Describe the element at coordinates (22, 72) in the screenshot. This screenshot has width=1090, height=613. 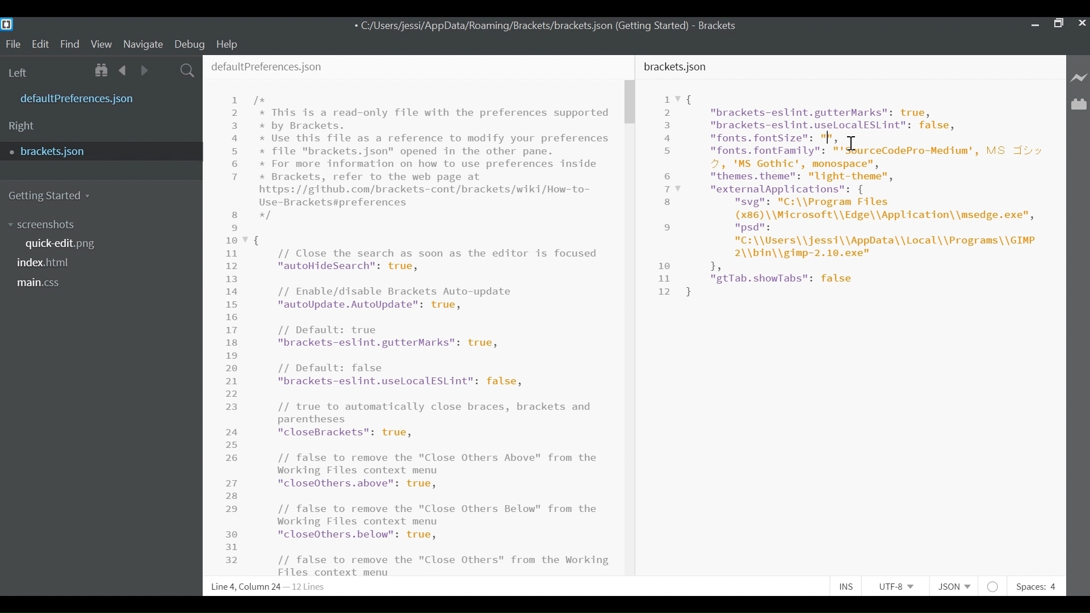
I see `Left` at that location.